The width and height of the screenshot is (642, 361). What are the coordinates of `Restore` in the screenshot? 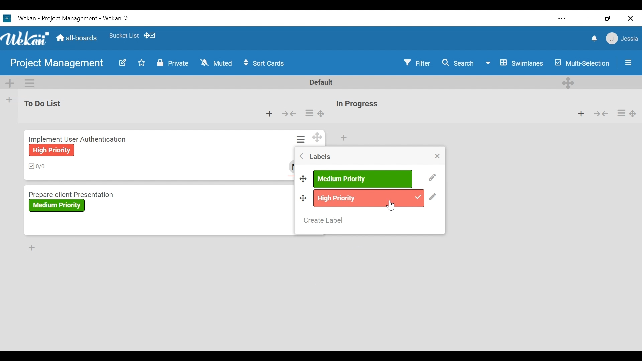 It's located at (608, 18).